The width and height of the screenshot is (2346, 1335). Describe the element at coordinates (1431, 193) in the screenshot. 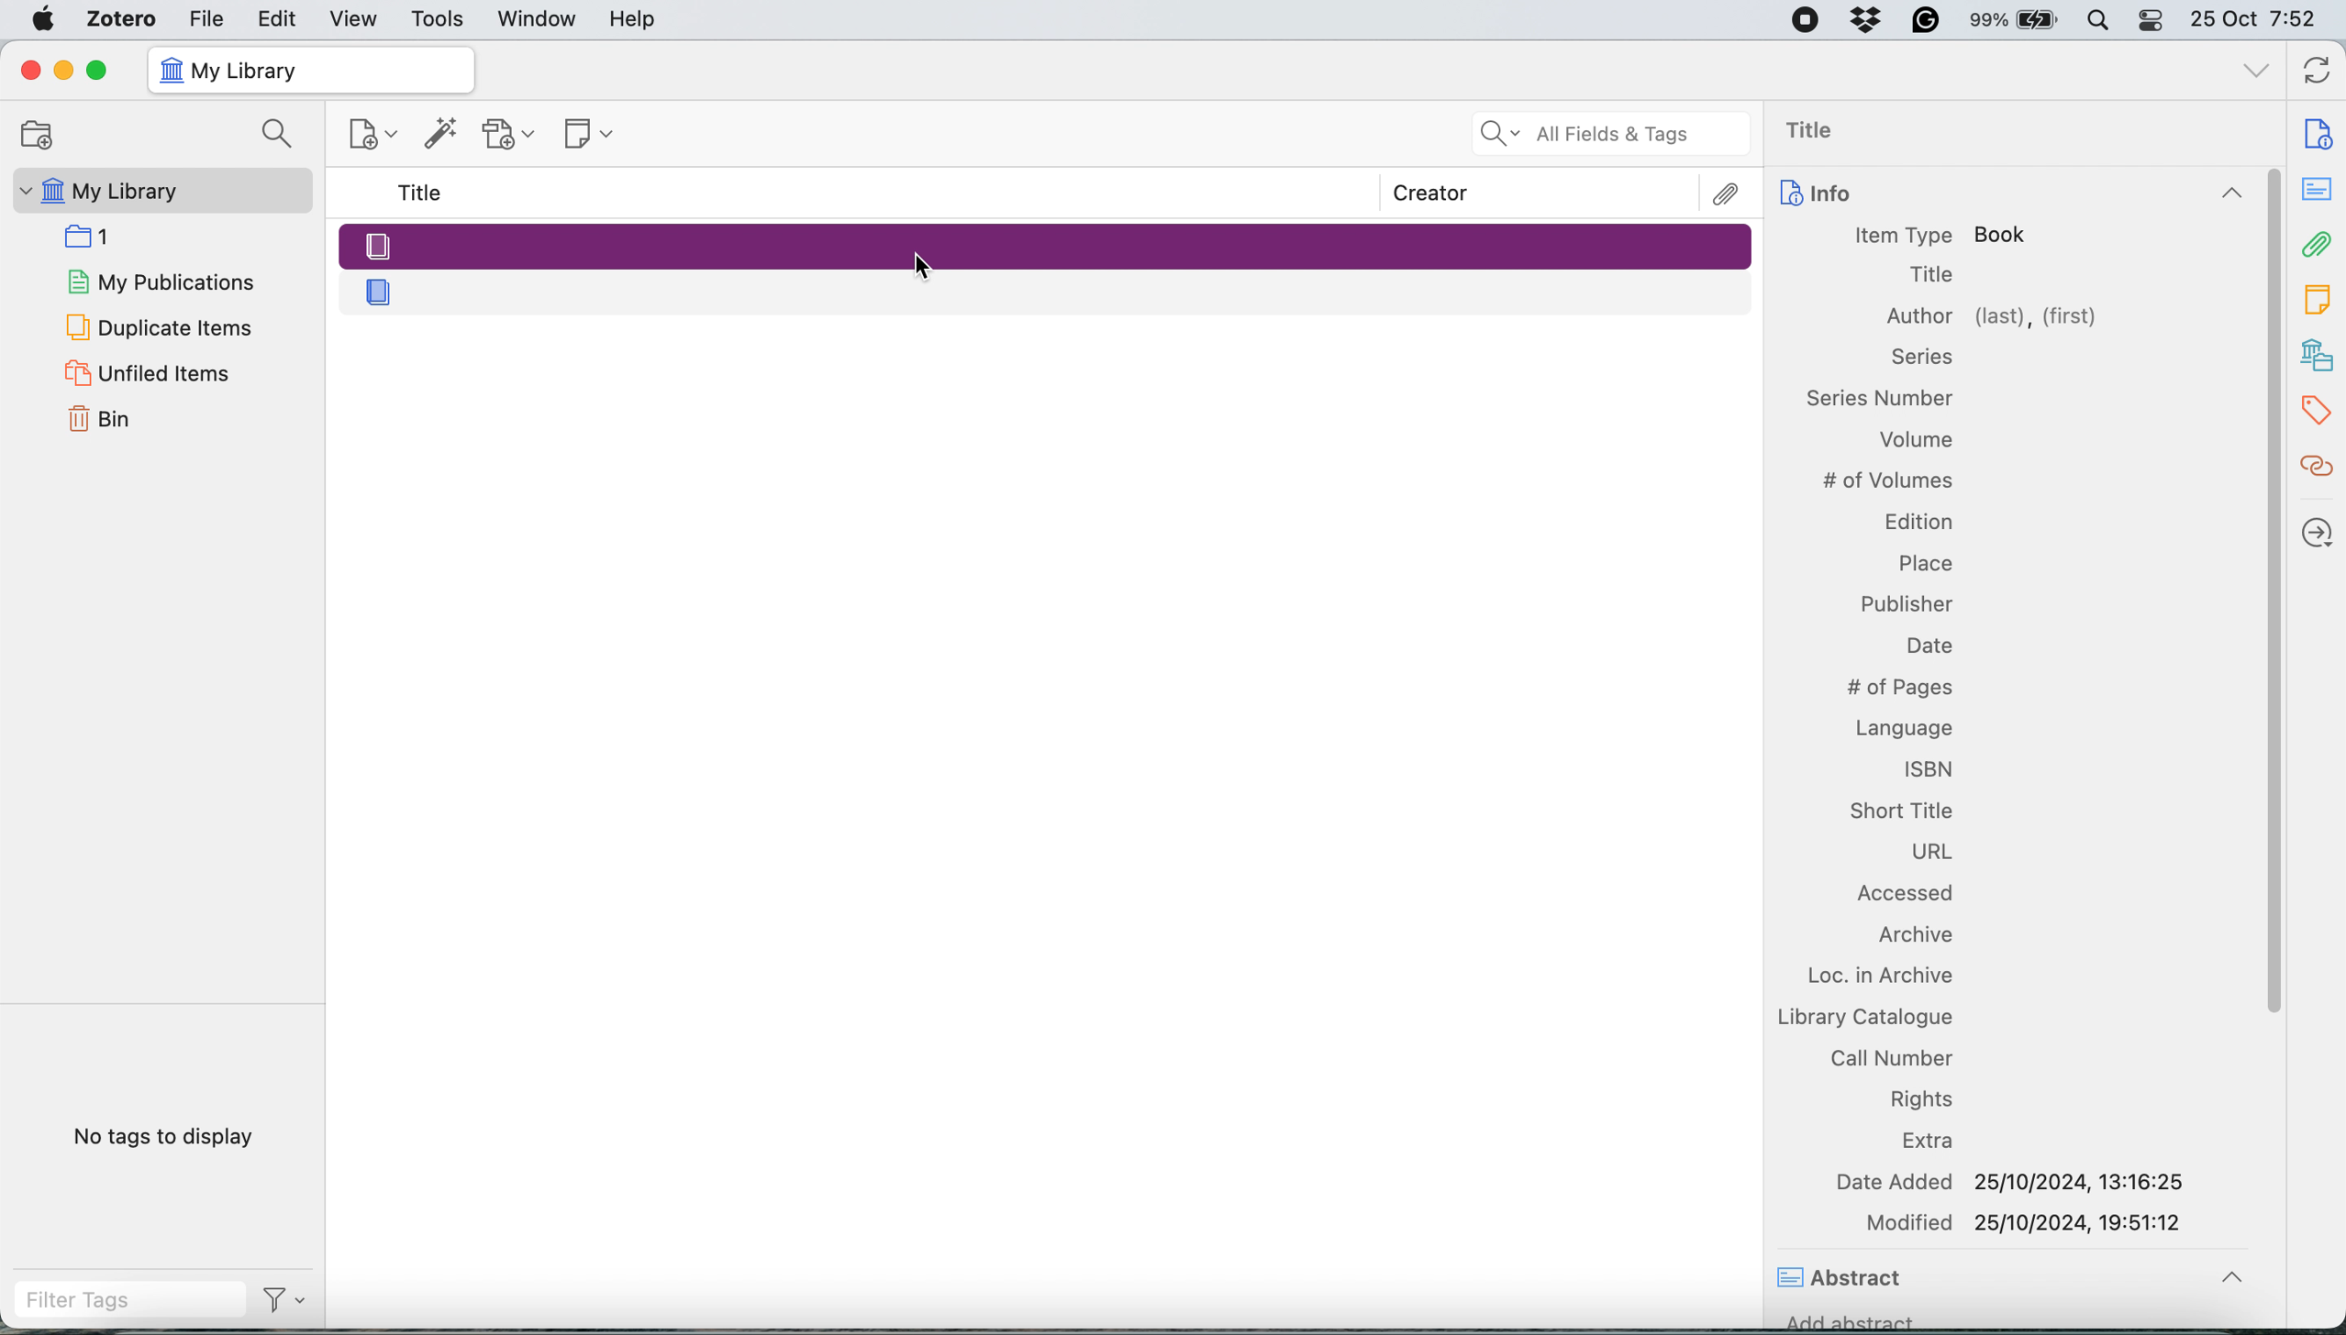

I see `Creator` at that location.